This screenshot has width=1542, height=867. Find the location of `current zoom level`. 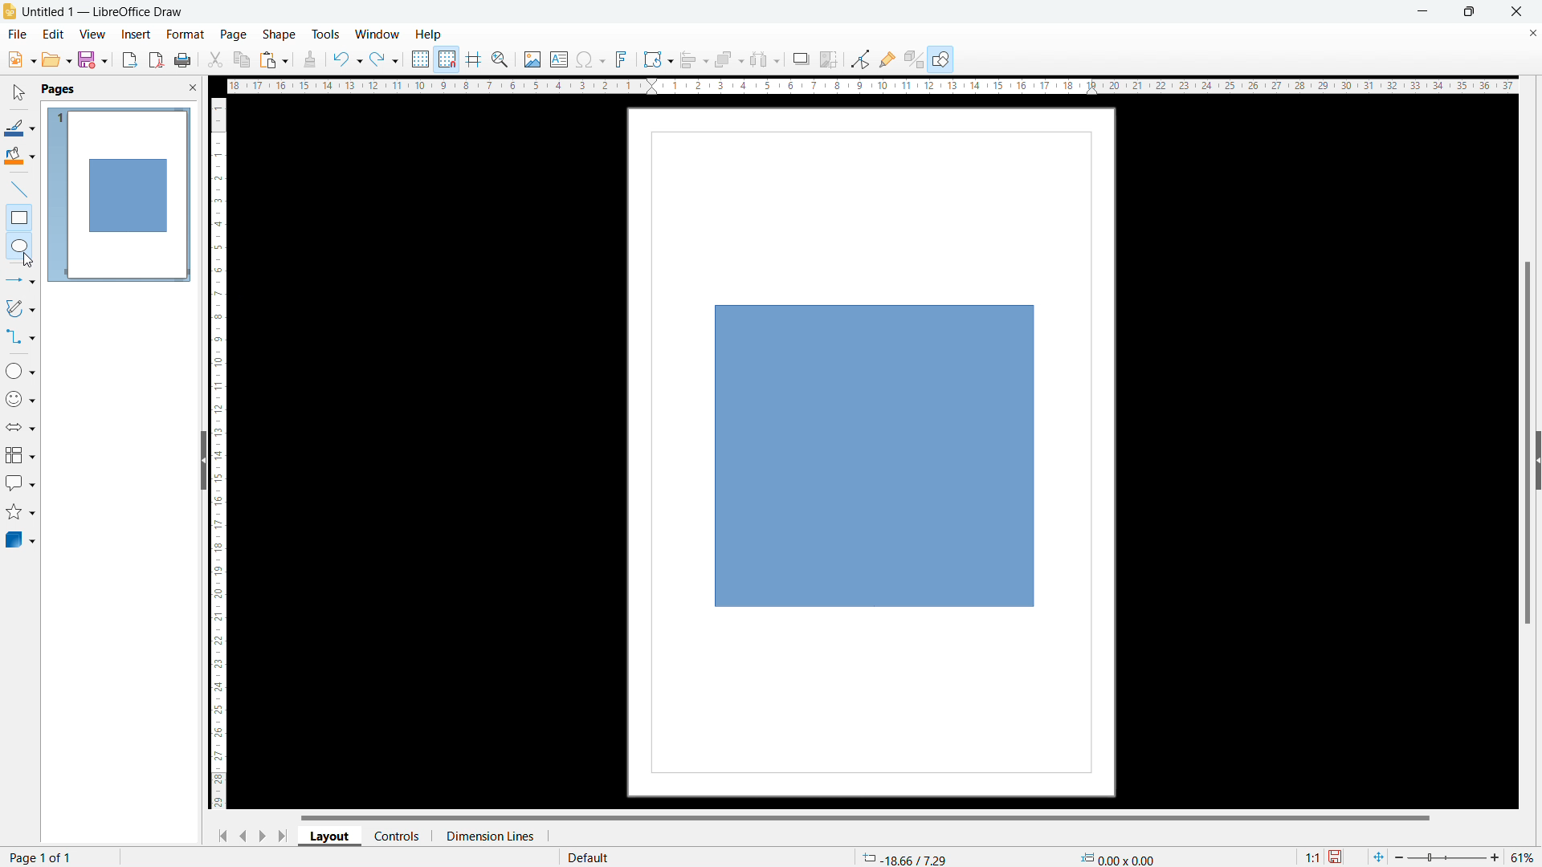

current zoom level is located at coordinates (1524, 857).